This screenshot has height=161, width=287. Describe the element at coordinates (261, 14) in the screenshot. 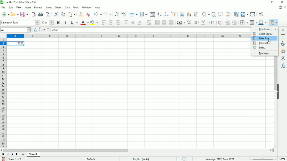

I see `Show draw functions` at that location.